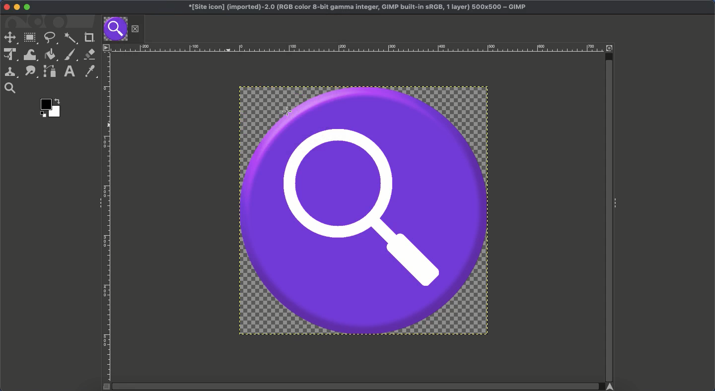 This screenshot has height=391, width=715. What do you see at coordinates (359, 48) in the screenshot?
I see `Ruler` at bounding box center [359, 48].